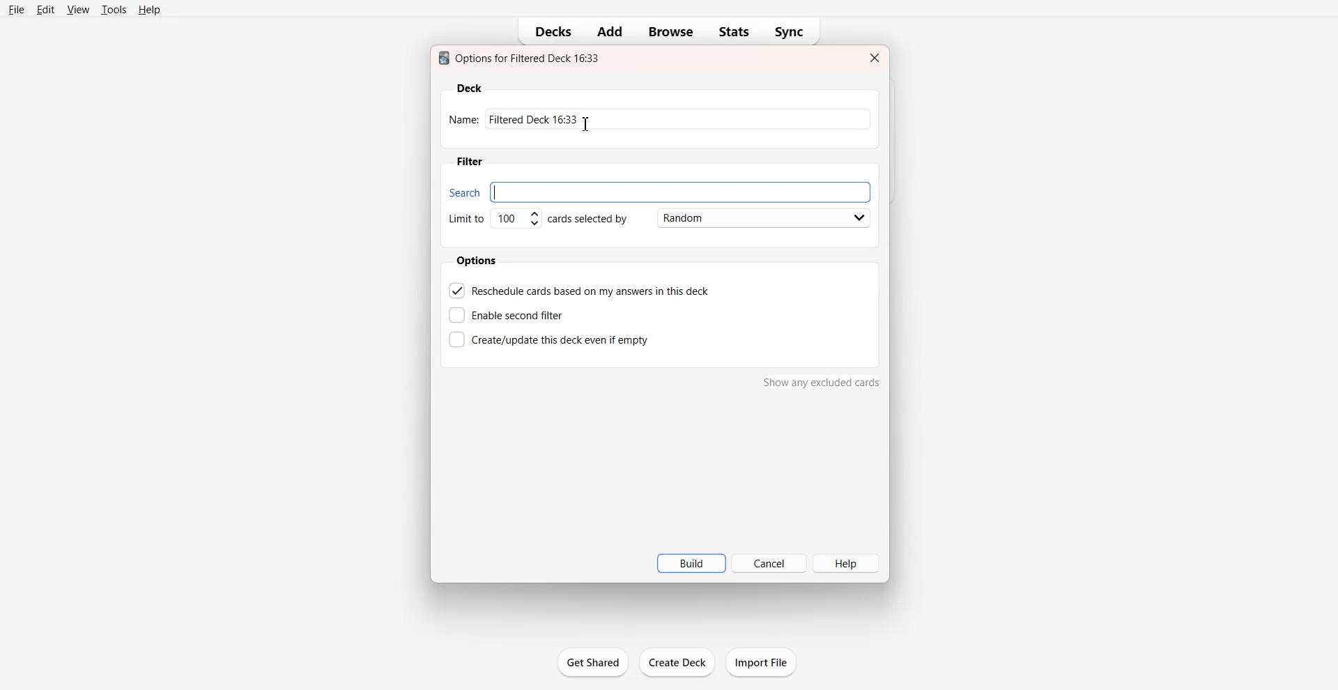 The height and width of the screenshot is (690, 1338). Describe the element at coordinates (511, 315) in the screenshot. I see `Enable second filter` at that location.